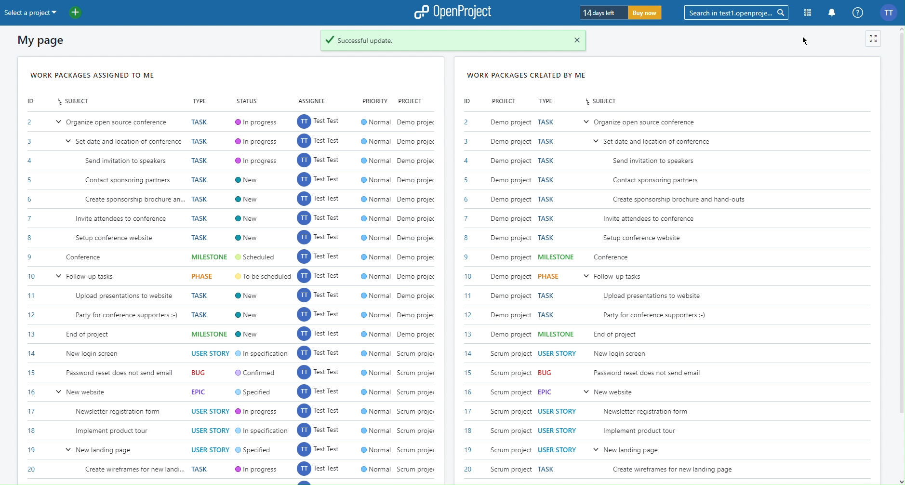 Image resolution: width=905 pixels, height=485 pixels. What do you see at coordinates (467, 298) in the screenshot?
I see `Task IDs` at bounding box center [467, 298].